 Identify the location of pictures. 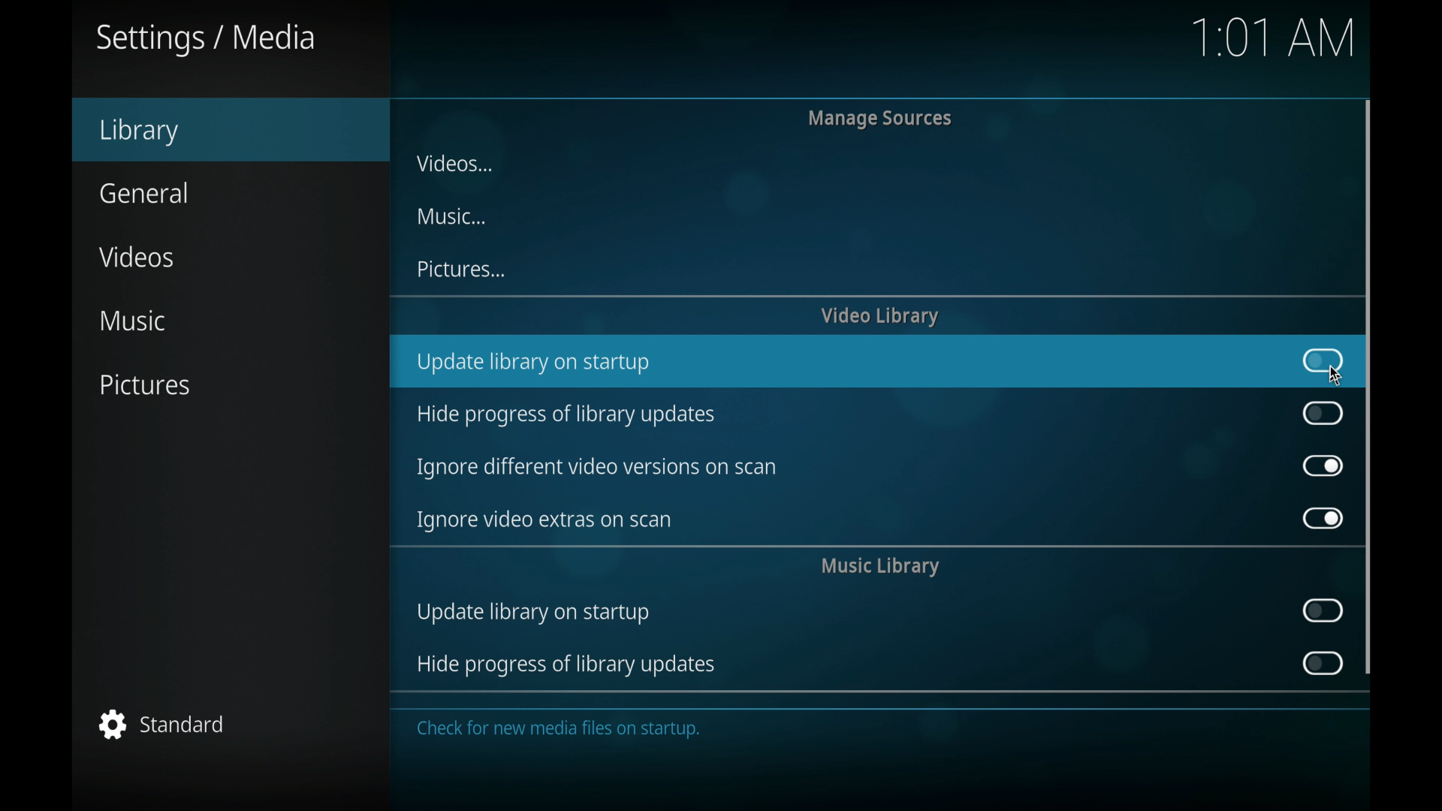
(144, 384).